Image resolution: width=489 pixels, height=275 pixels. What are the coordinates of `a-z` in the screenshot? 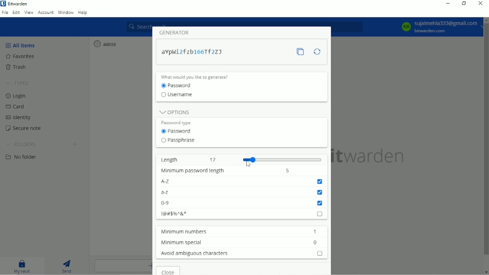 It's located at (242, 192).